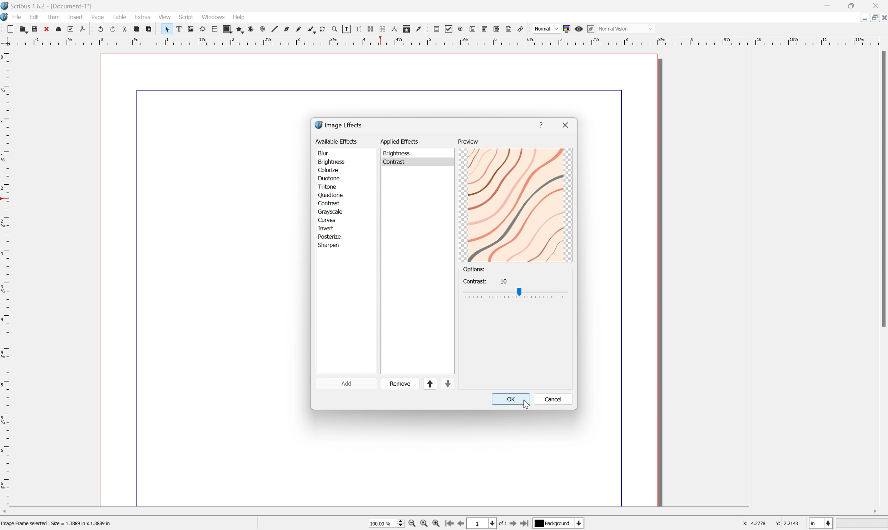 This screenshot has height=530, width=888. I want to click on Spiral, so click(264, 29).